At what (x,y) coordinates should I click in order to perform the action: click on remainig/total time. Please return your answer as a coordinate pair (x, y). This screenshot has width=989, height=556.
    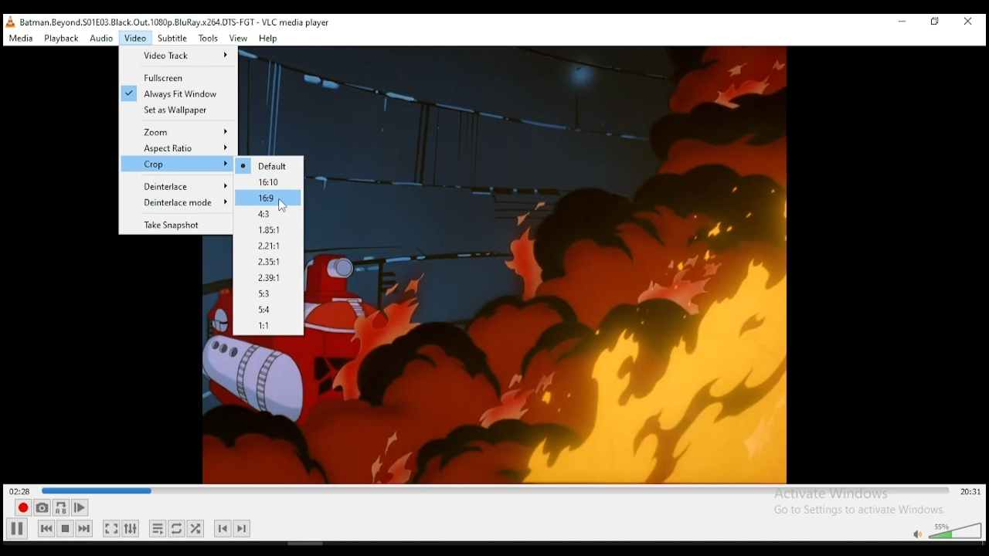
    Looking at the image, I should click on (967, 493).